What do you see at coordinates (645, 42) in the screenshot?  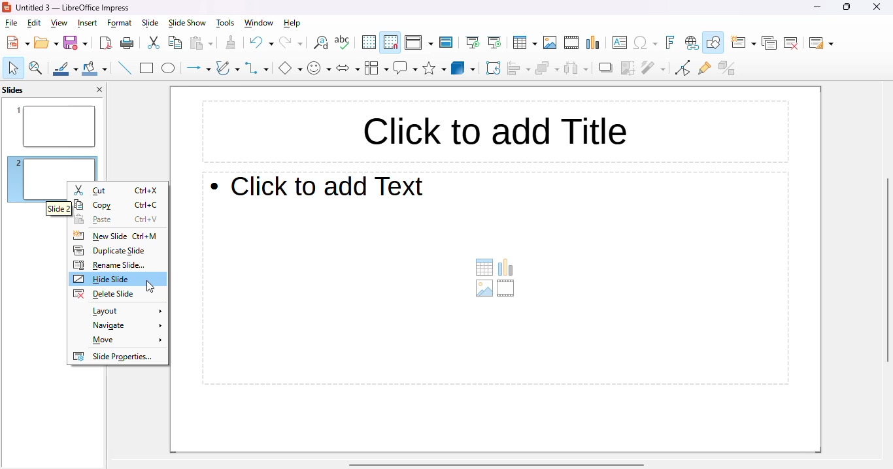 I see `insert special characters` at bounding box center [645, 42].